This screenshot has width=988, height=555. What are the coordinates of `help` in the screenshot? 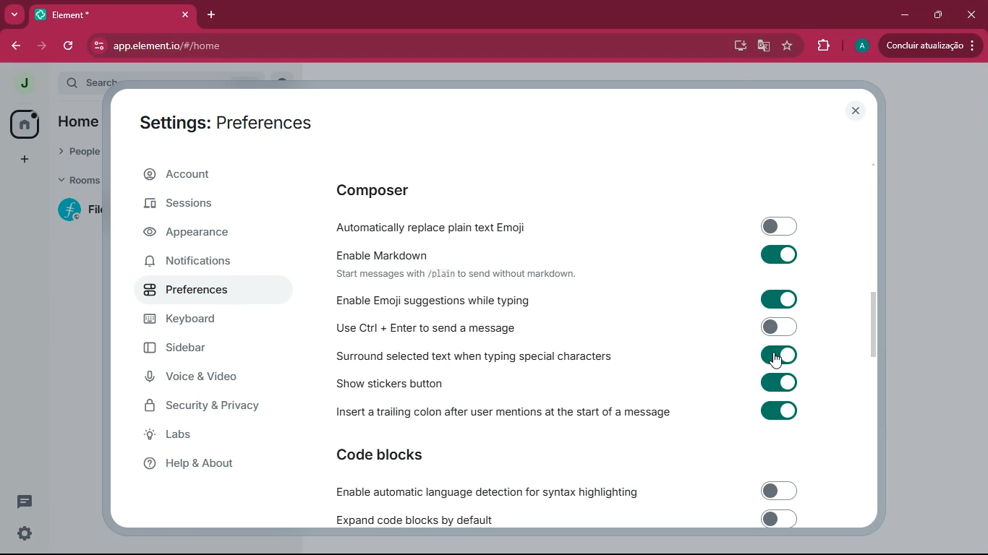 It's located at (208, 465).